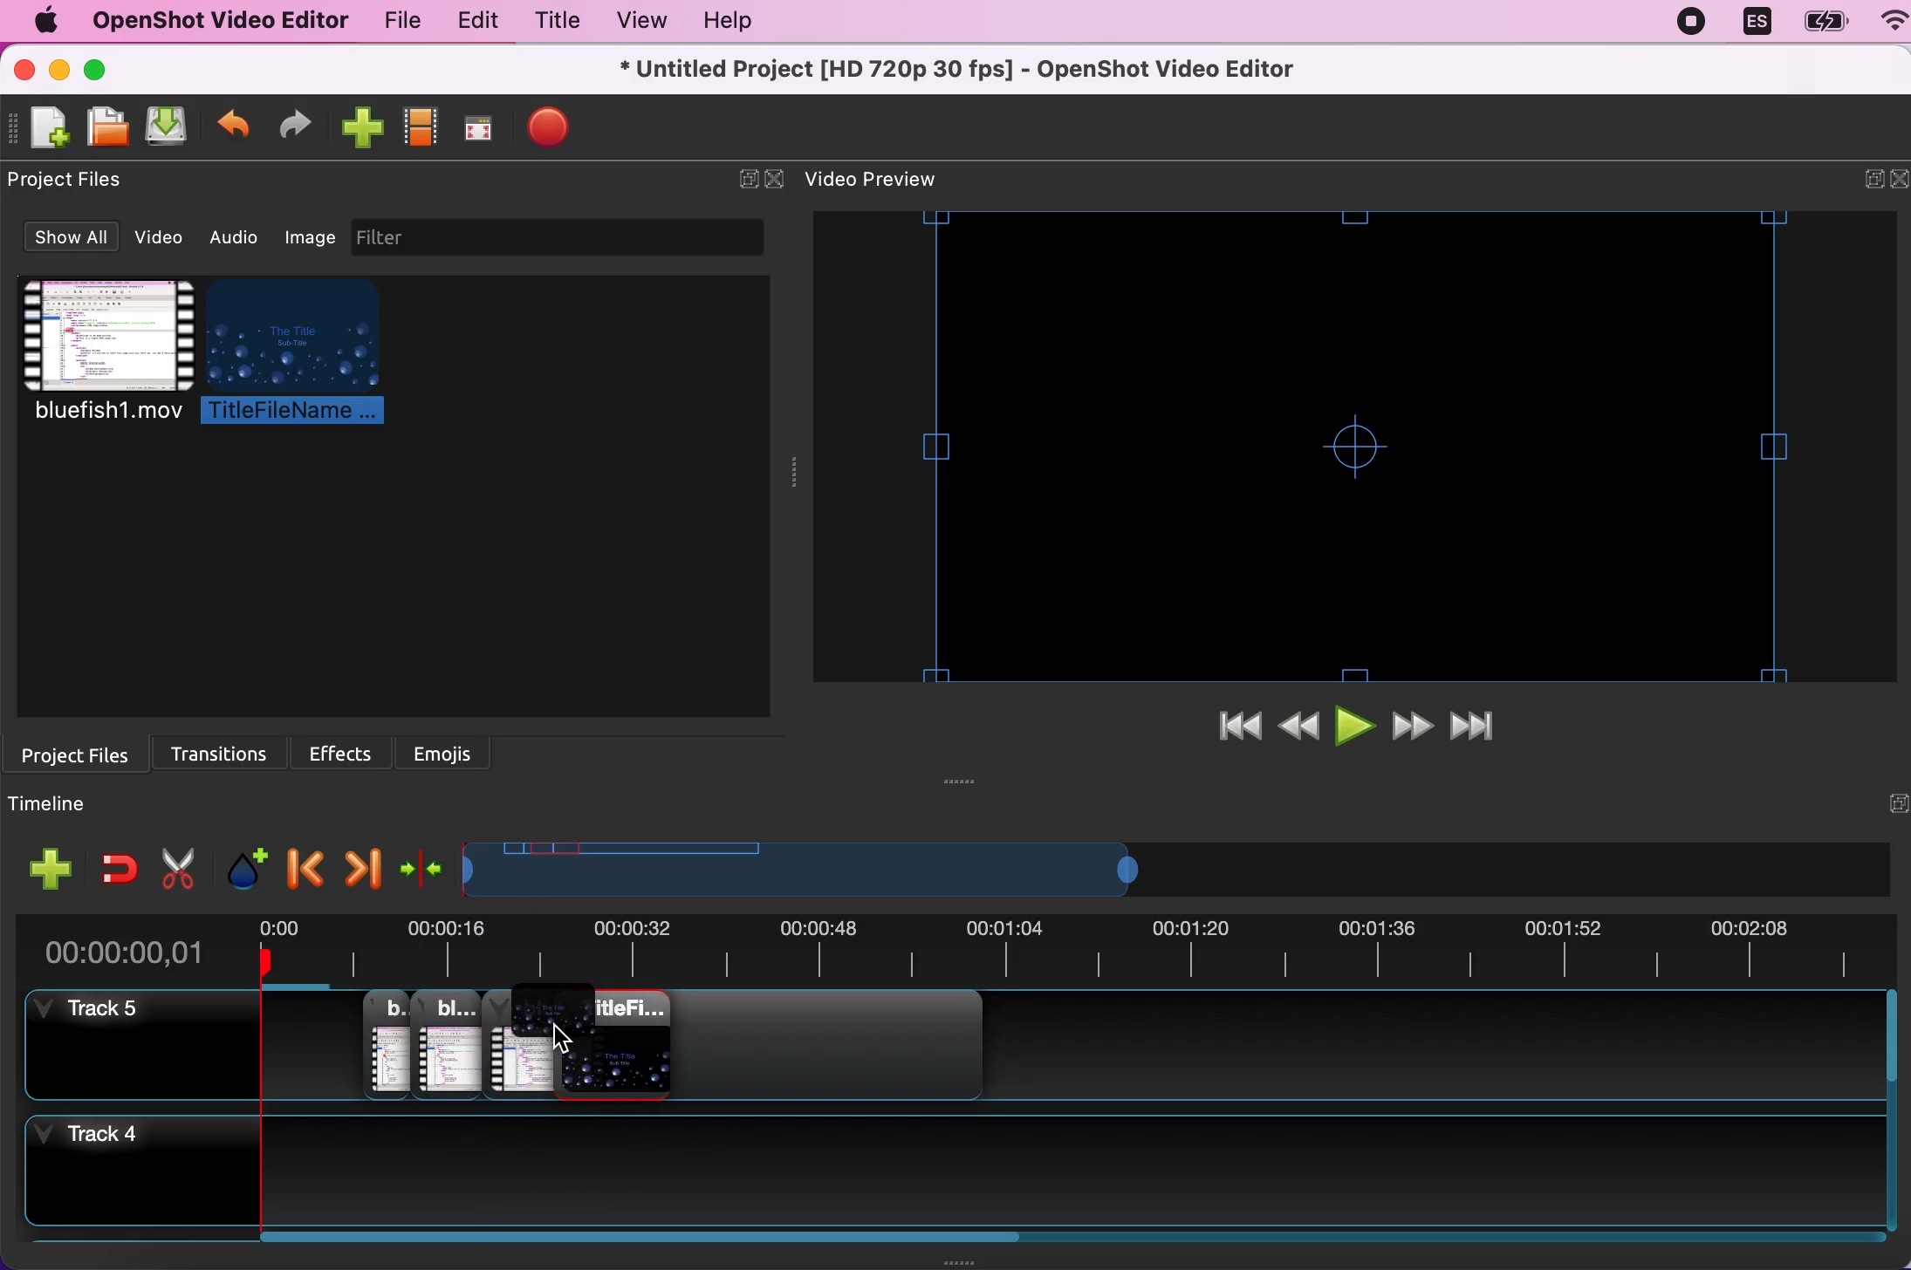 The width and height of the screenshot is (1911, 1270). I want to click on openshot video editor, so click(211, 20).